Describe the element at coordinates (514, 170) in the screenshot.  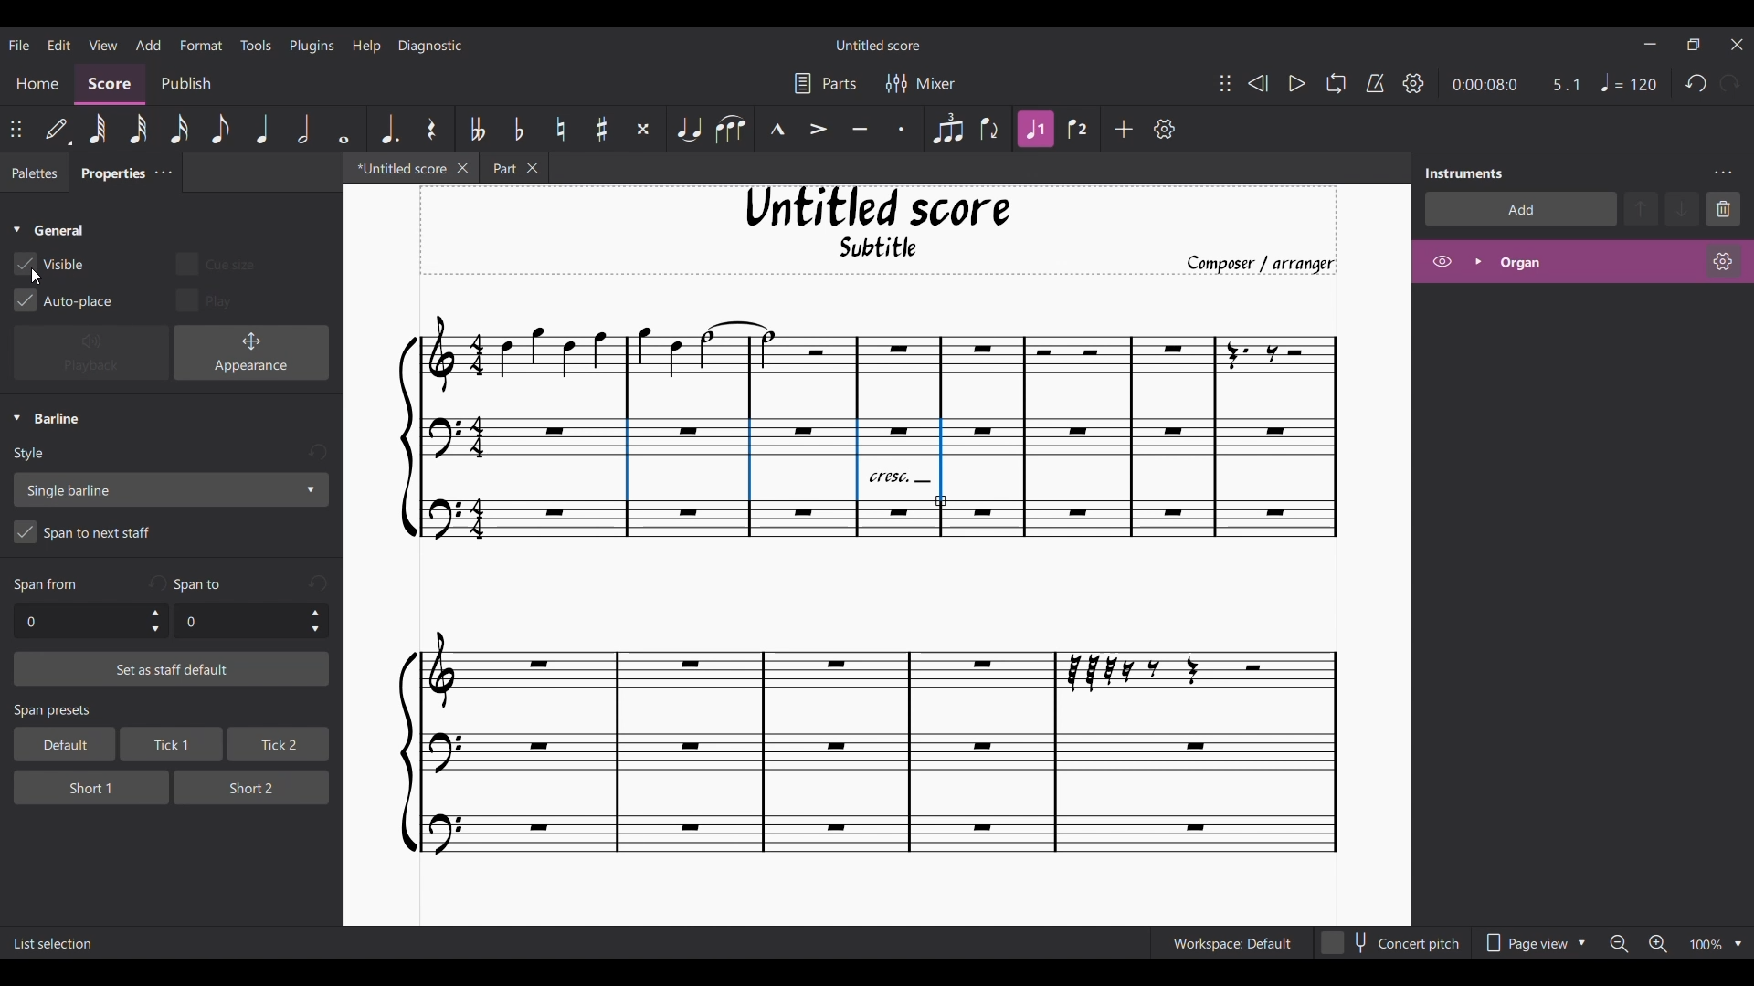
I see `Earlier tab` at that location.